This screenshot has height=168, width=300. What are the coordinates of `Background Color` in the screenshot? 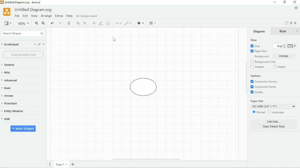 It's located at (263, 62).